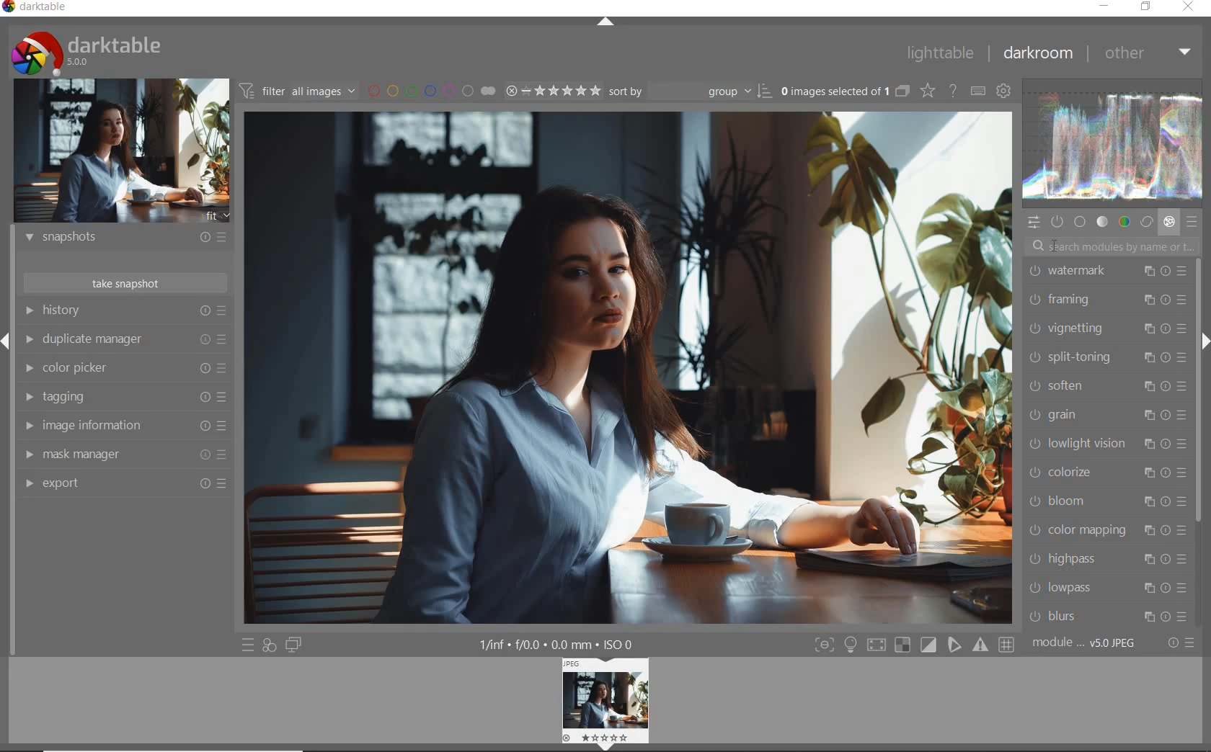 Image resolution: width=1211 pixels, height=752 pixels. I want to click on take snapshot, so click(126, 283).